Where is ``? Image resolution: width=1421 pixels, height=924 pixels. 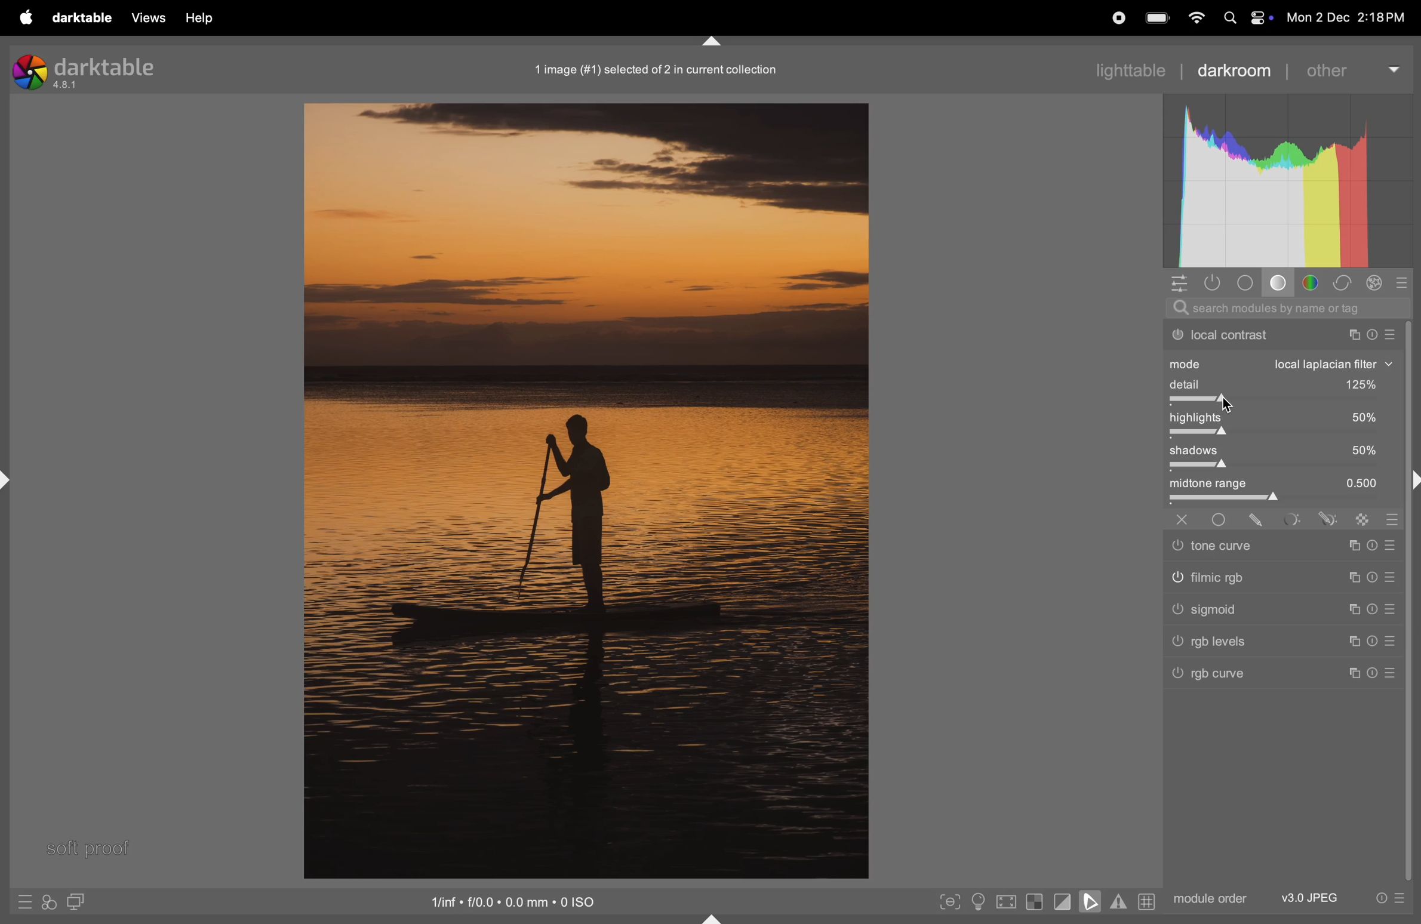
 is located at coordinates (1235, 643).